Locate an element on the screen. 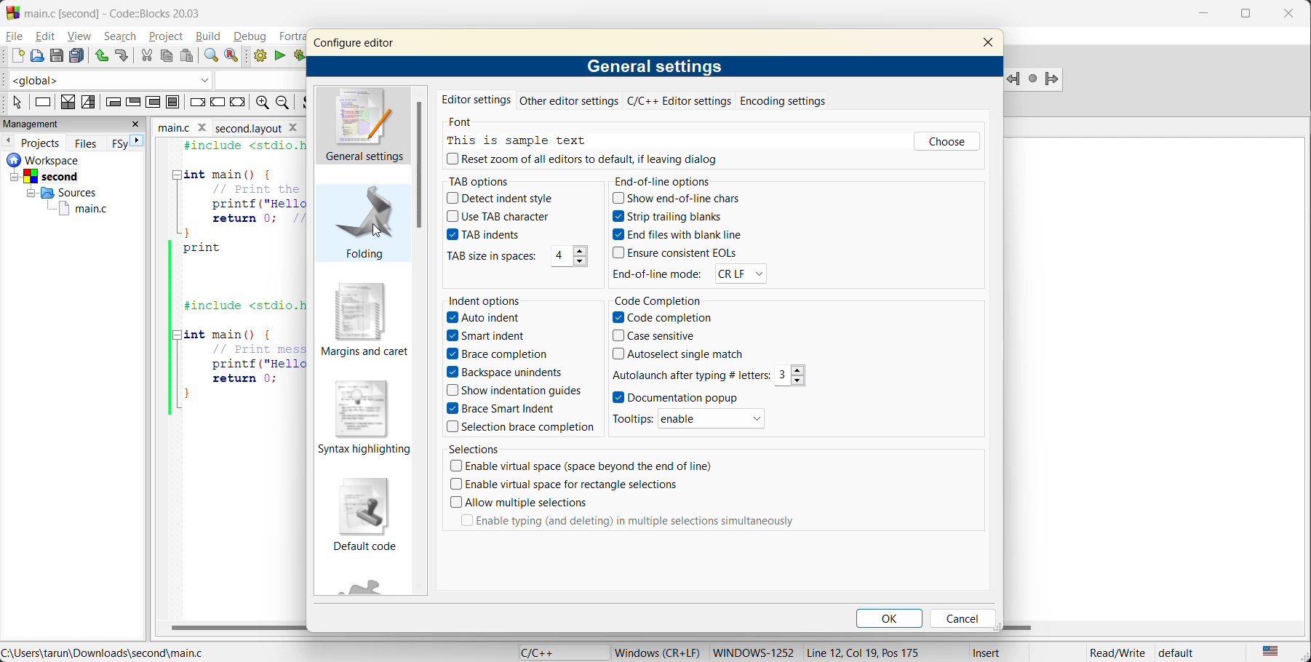 The image size is (1311, 662). general settings is located at coordinates (668, 68).